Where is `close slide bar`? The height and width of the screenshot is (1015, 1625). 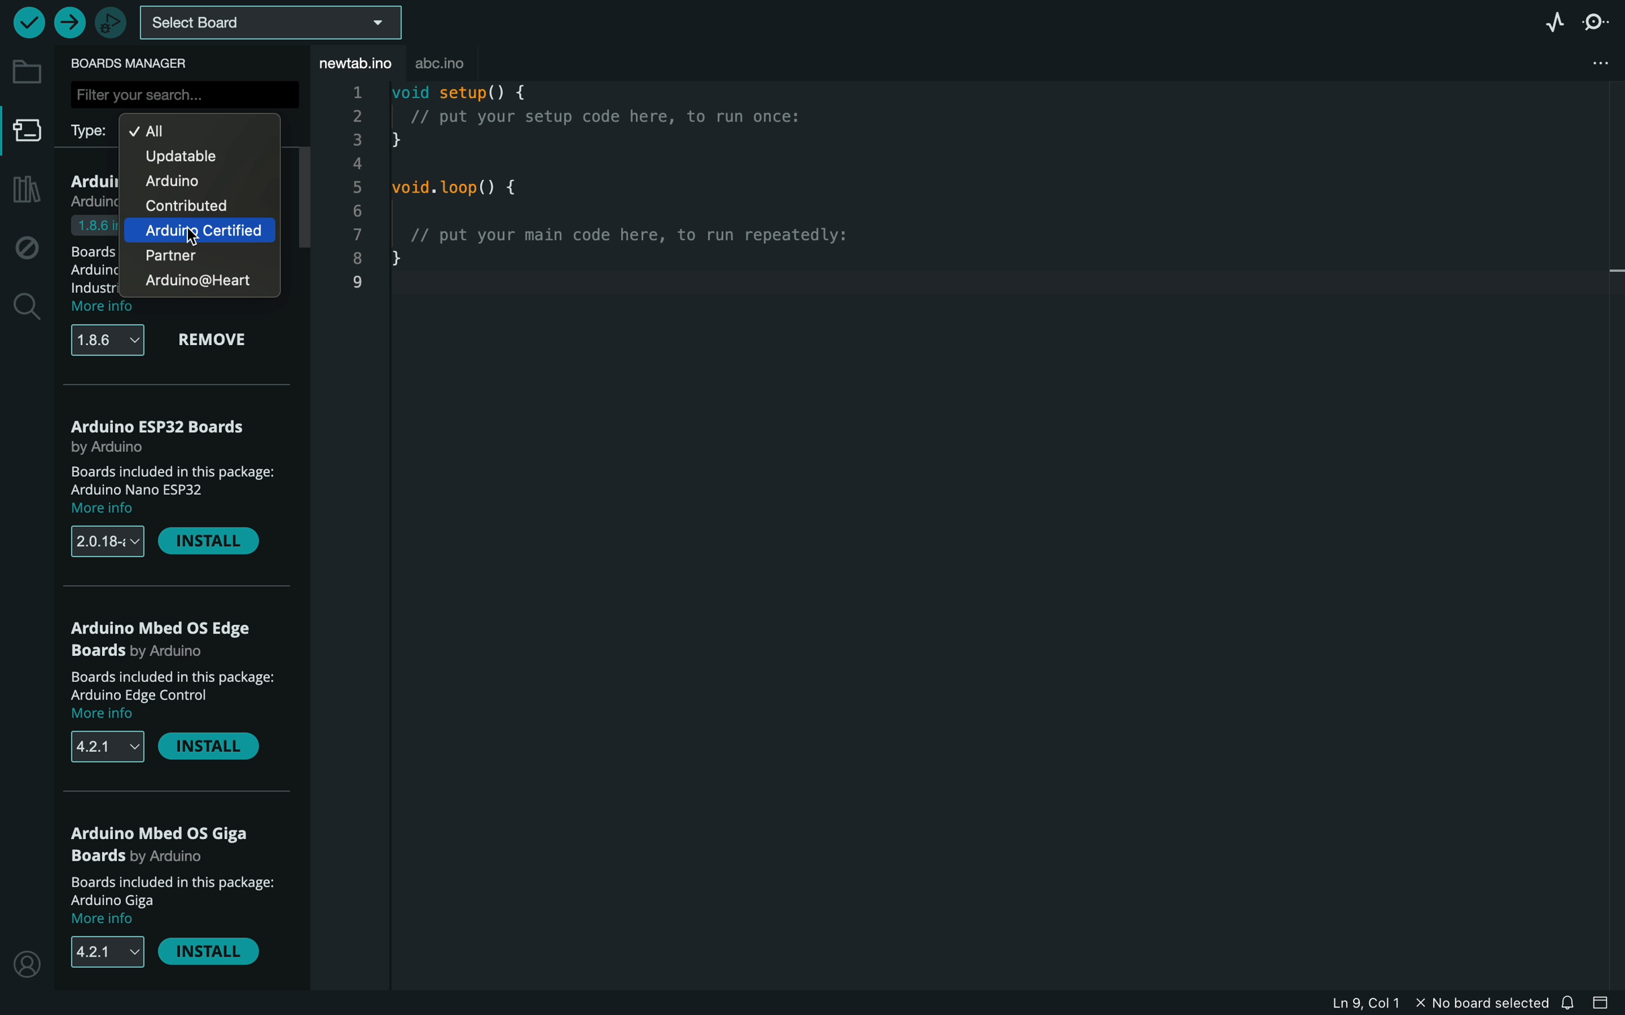
close slide bar is located at coordinates (1605, 1003).